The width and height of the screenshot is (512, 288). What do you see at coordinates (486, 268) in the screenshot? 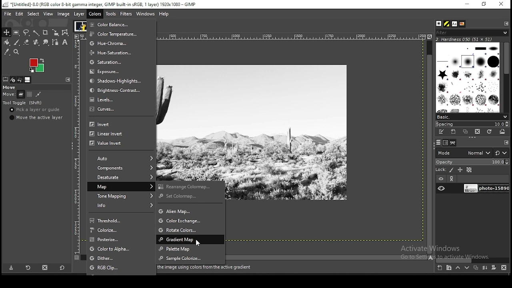
I see `merge layer` at bounding box center [486, 268].